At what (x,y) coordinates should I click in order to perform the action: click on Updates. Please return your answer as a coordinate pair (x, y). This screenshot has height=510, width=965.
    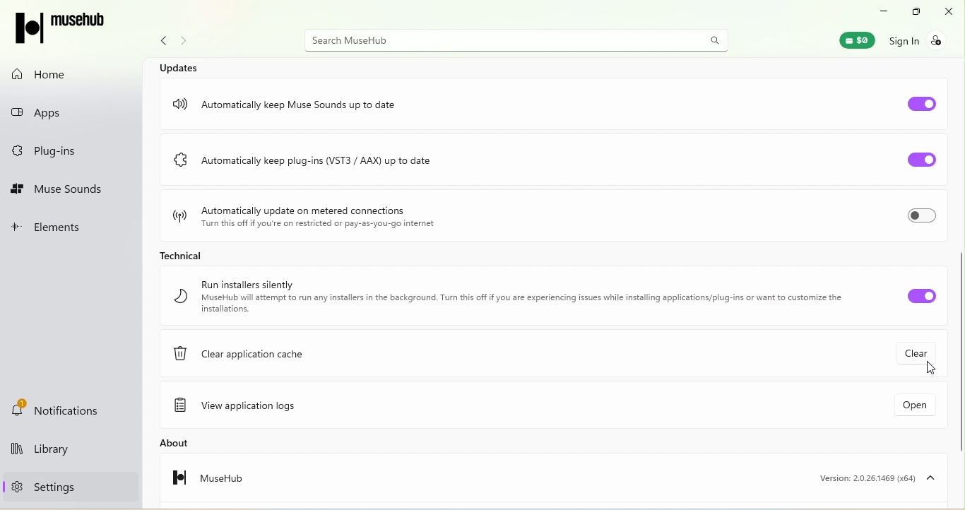
    Looking at the image, I should click on (182, 66).